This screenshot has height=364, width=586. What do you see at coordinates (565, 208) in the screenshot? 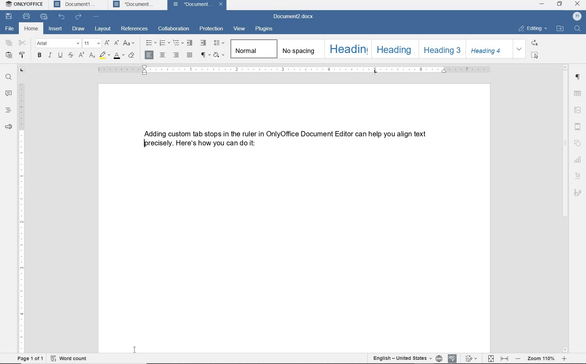
I see `scrollbar` at bounding box center [565, 208].